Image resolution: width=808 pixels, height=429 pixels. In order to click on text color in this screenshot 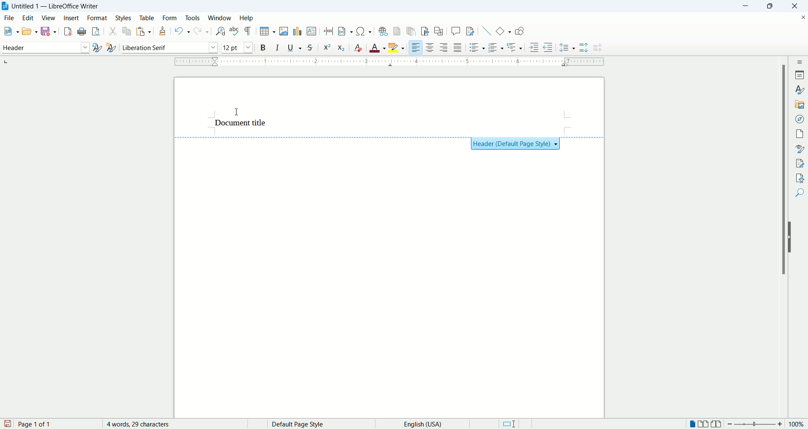, I will do `click(377, 47)`.